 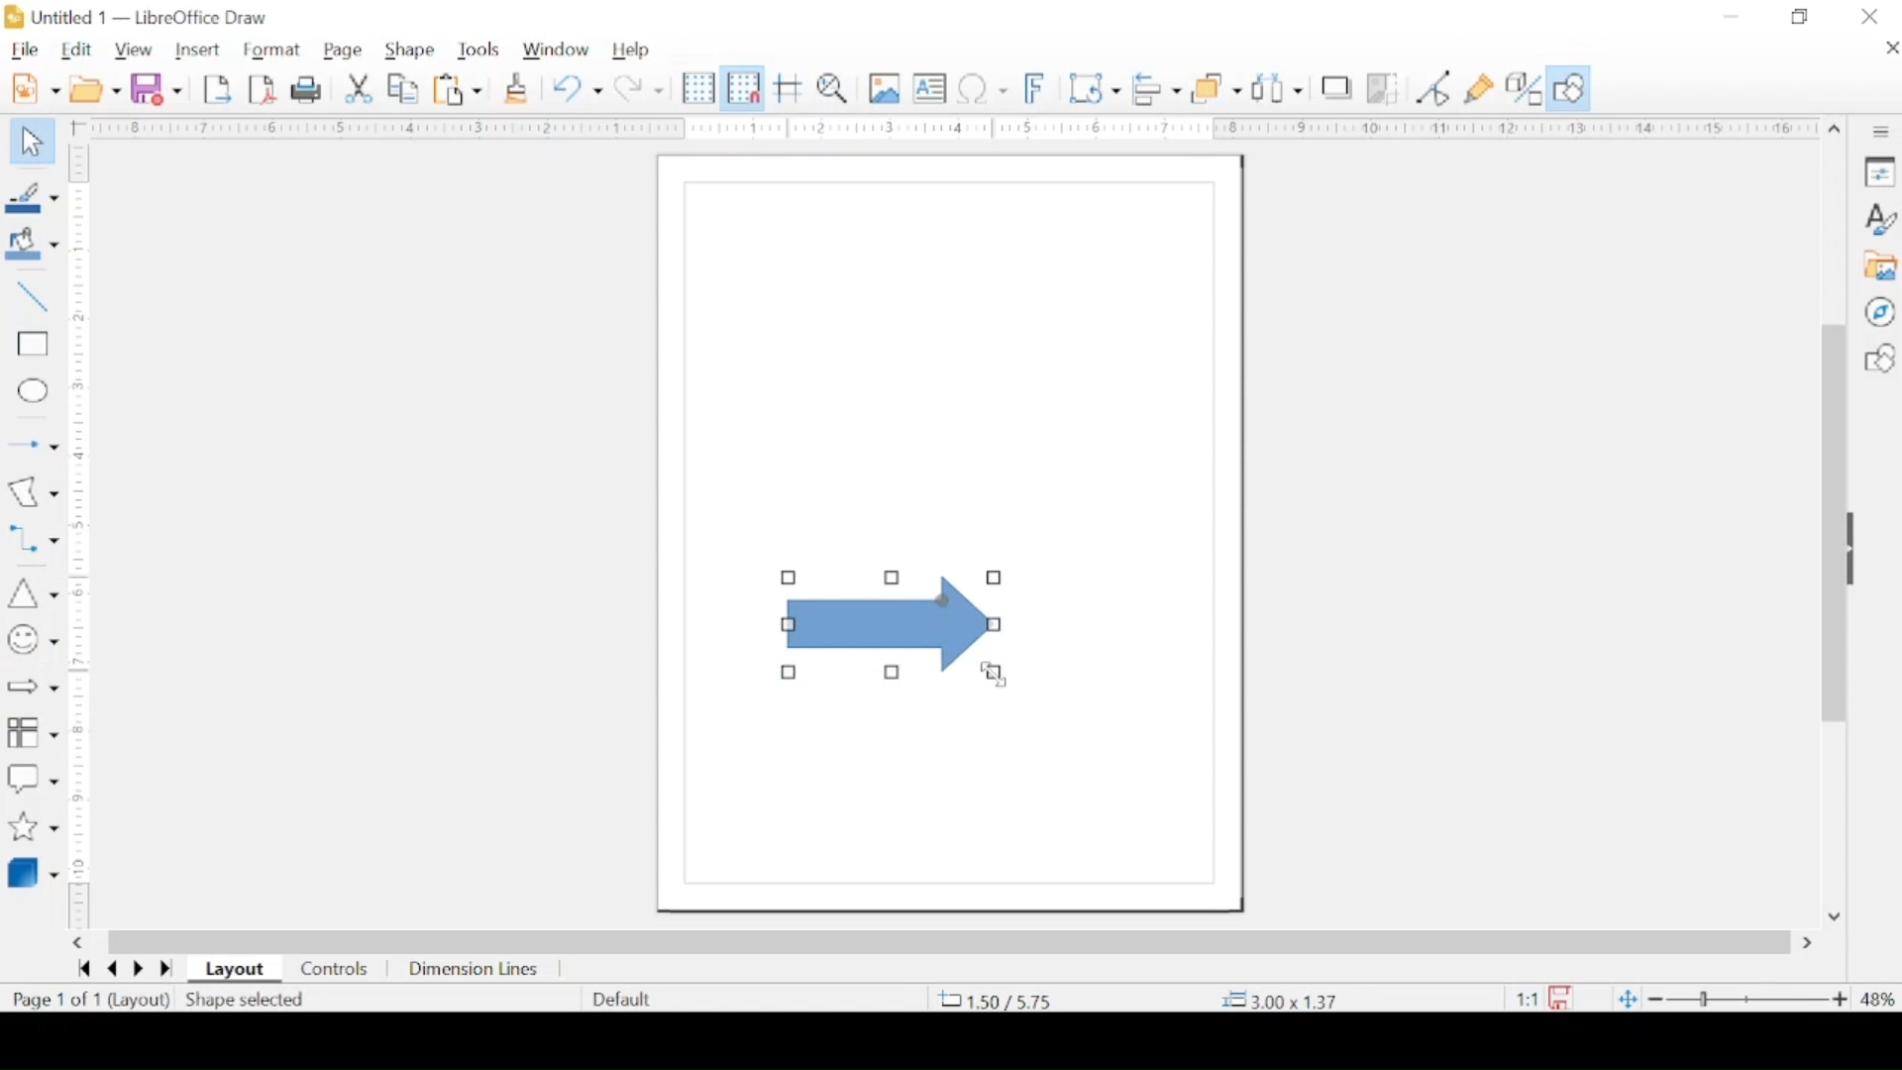 I want to click on insert special characters, so click(x=983, y=88).